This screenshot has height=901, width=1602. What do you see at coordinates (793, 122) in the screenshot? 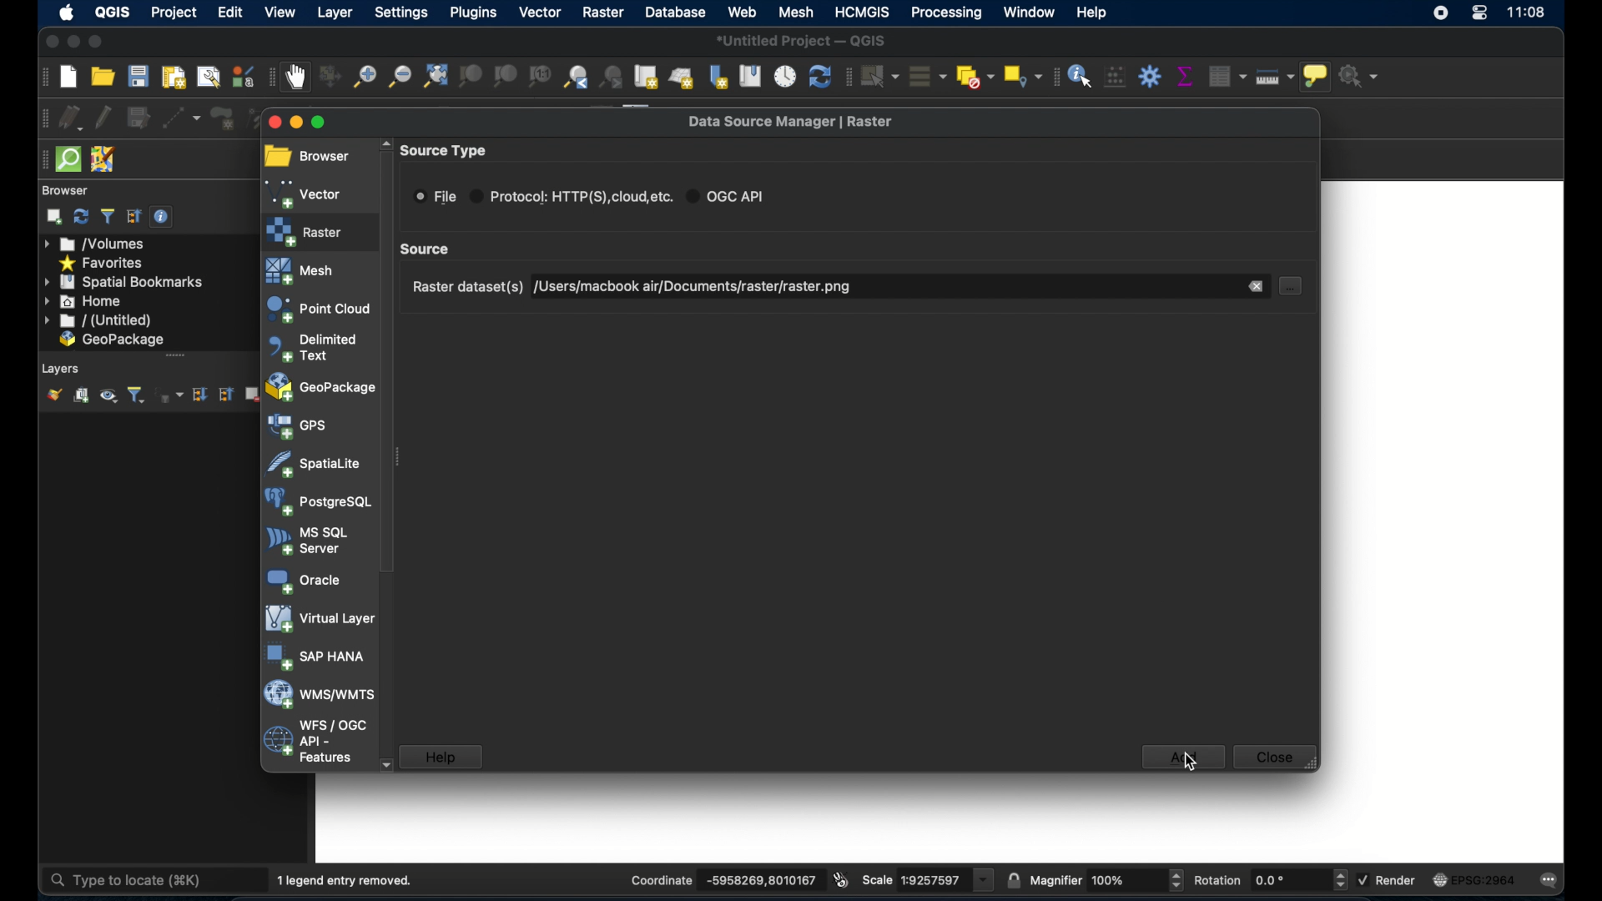
I see `data source manager raster` at bounding box center [793, 122].